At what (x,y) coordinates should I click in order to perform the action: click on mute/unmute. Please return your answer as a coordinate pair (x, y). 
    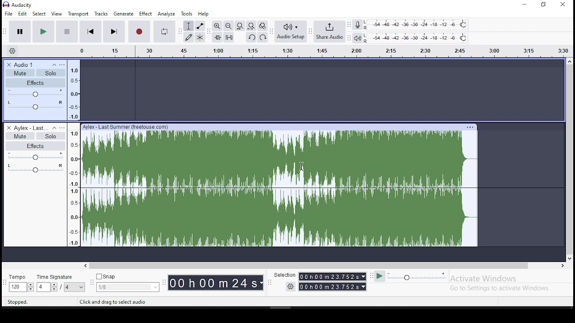
    Looking at the image, I should click on (21, 135).